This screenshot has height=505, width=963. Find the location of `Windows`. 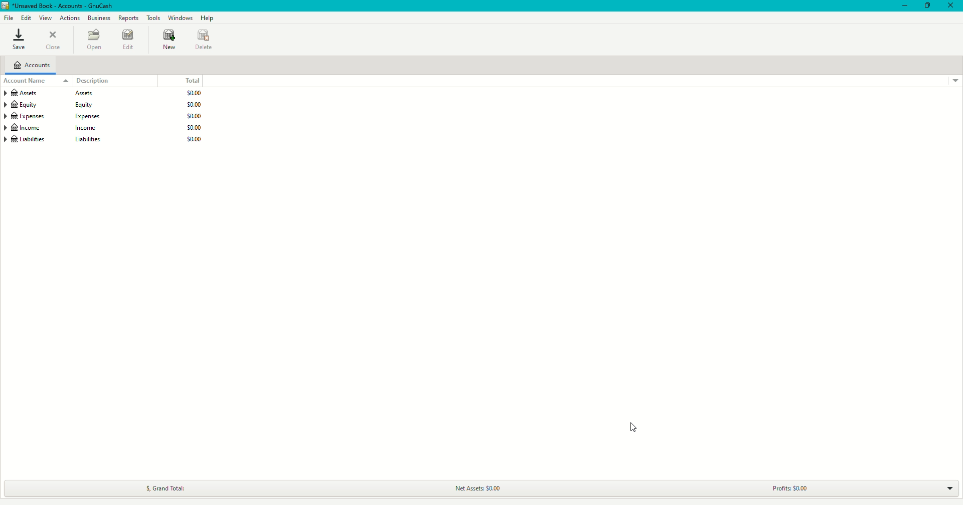

Windows is located at coordinates (180, 18).